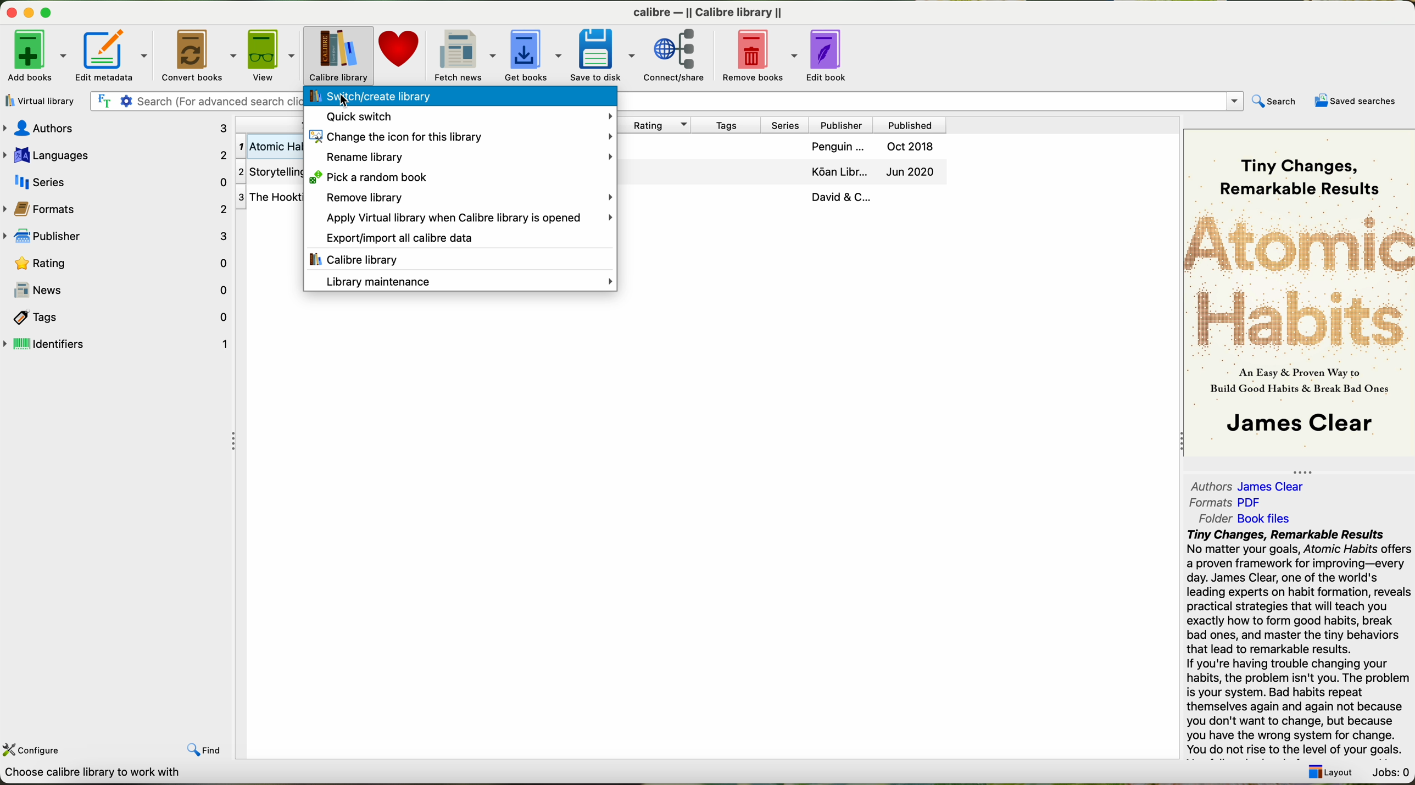  Describe the element at coordinates (876, 201) in the screenshot. I see `David & C` at that location.